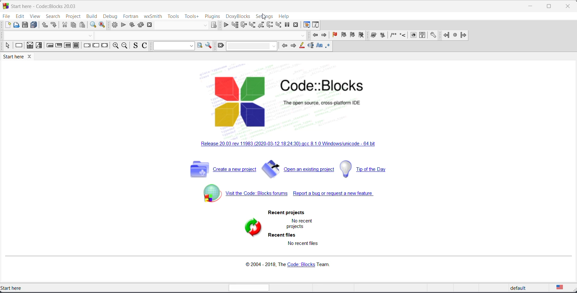  What do you see at coordinates (352, 35) in the screenshot?
I see `next bookmark` at bounding box center [352, 35].